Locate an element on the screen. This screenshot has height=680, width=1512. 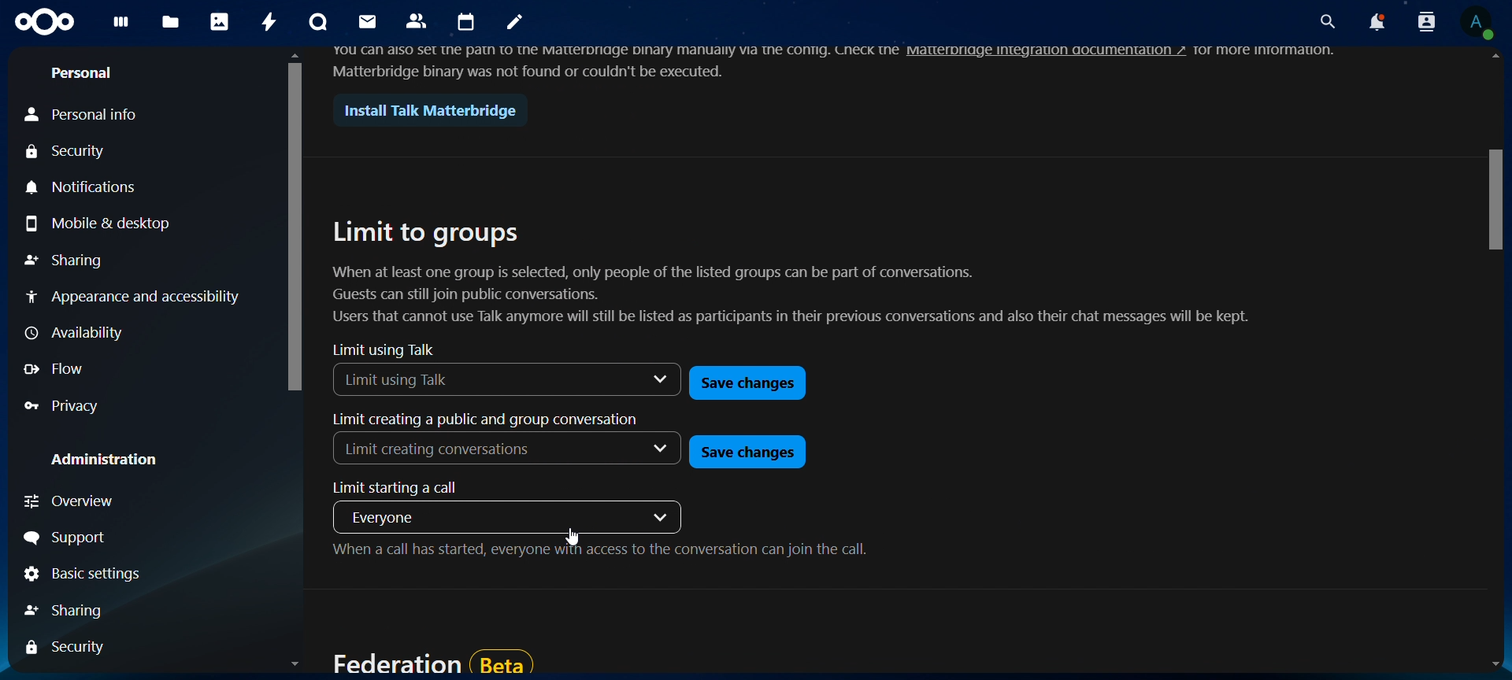
save changes is located at coordinates (747, 451).